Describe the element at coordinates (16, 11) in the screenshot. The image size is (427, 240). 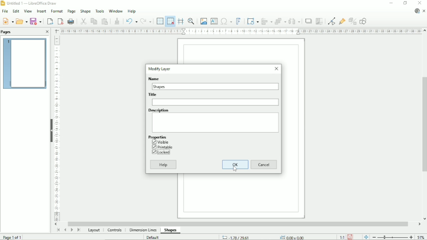
I see `Edit` at that location.